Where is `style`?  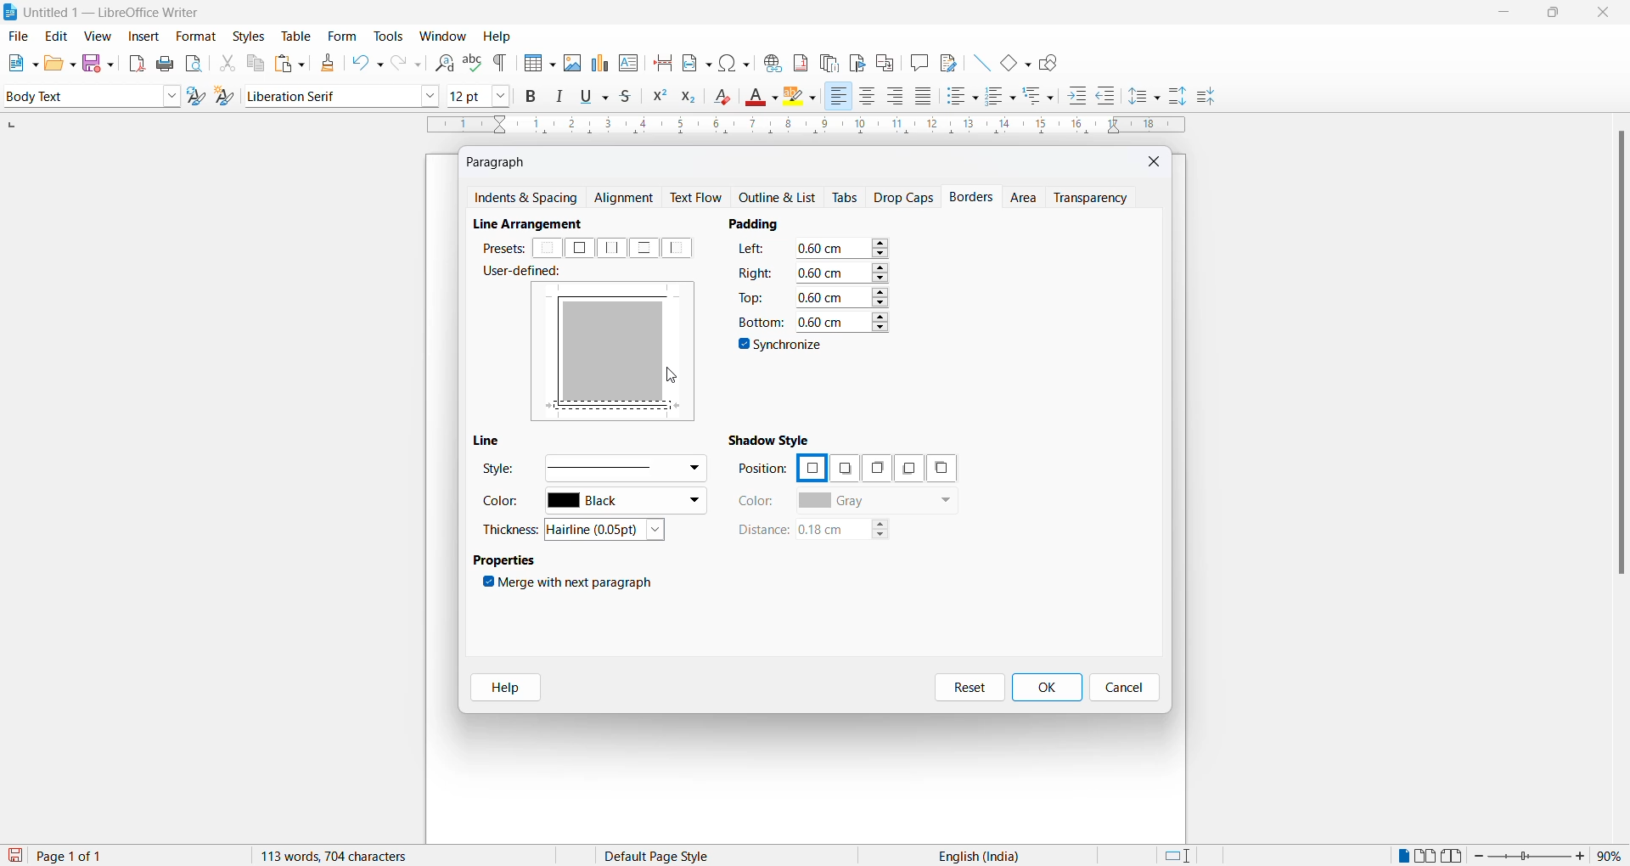
style is located at coordinates (78, 95).